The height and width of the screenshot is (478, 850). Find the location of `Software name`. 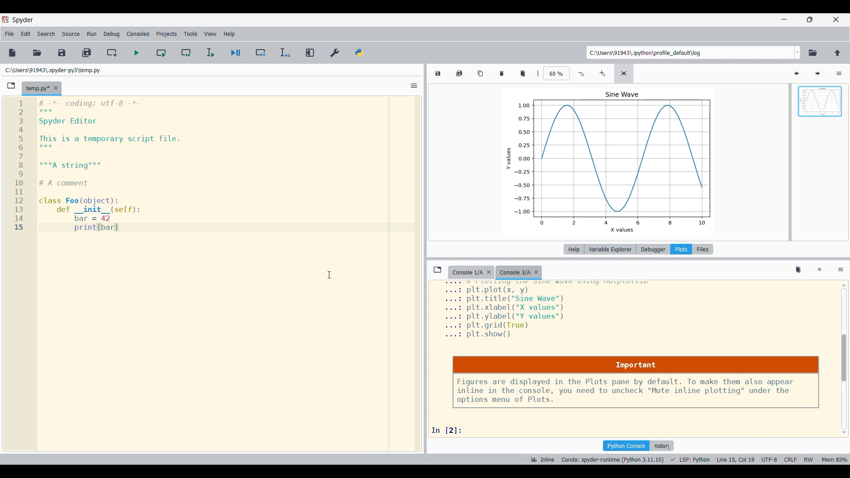

Software name is located at coordinates (22, 20).